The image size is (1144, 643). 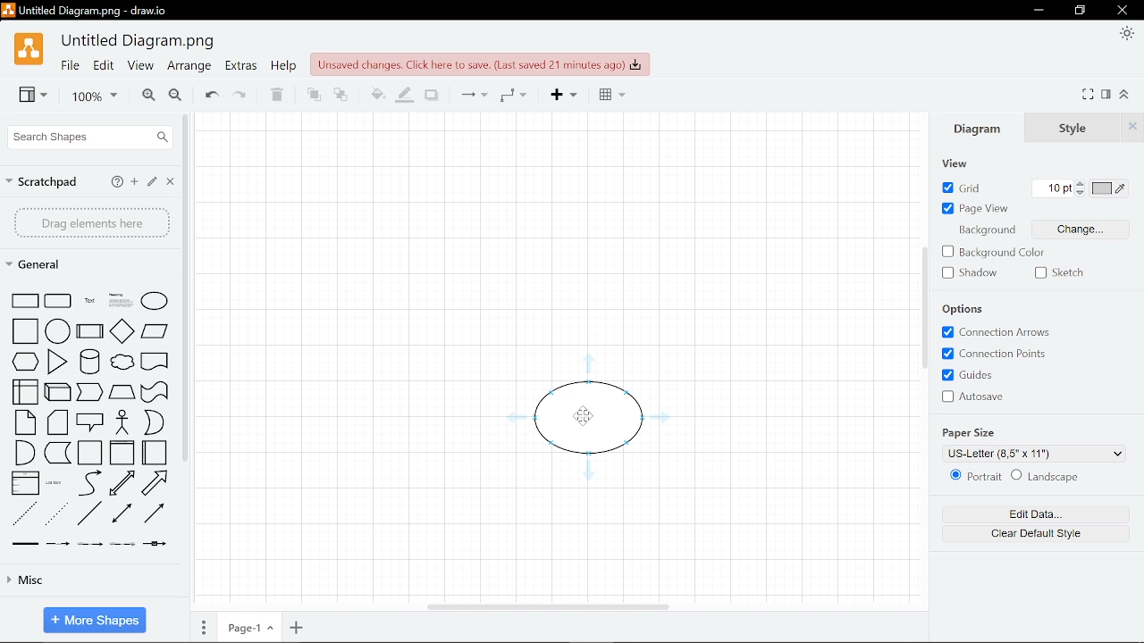 I want to click on Current diagram, so click(x=592, y=438).